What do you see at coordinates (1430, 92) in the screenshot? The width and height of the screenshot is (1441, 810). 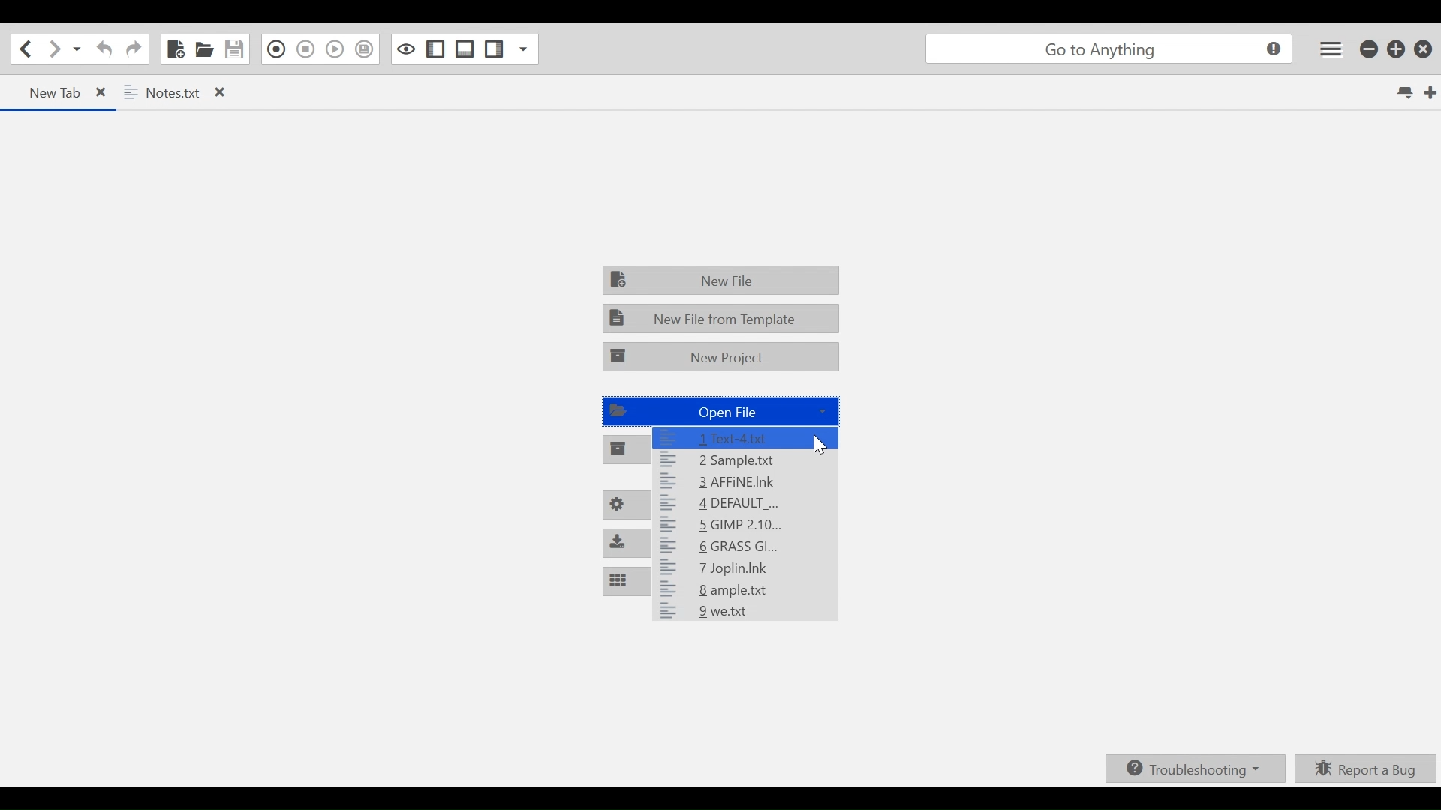 I see `New Tab` at bounding box center [1430, 92].